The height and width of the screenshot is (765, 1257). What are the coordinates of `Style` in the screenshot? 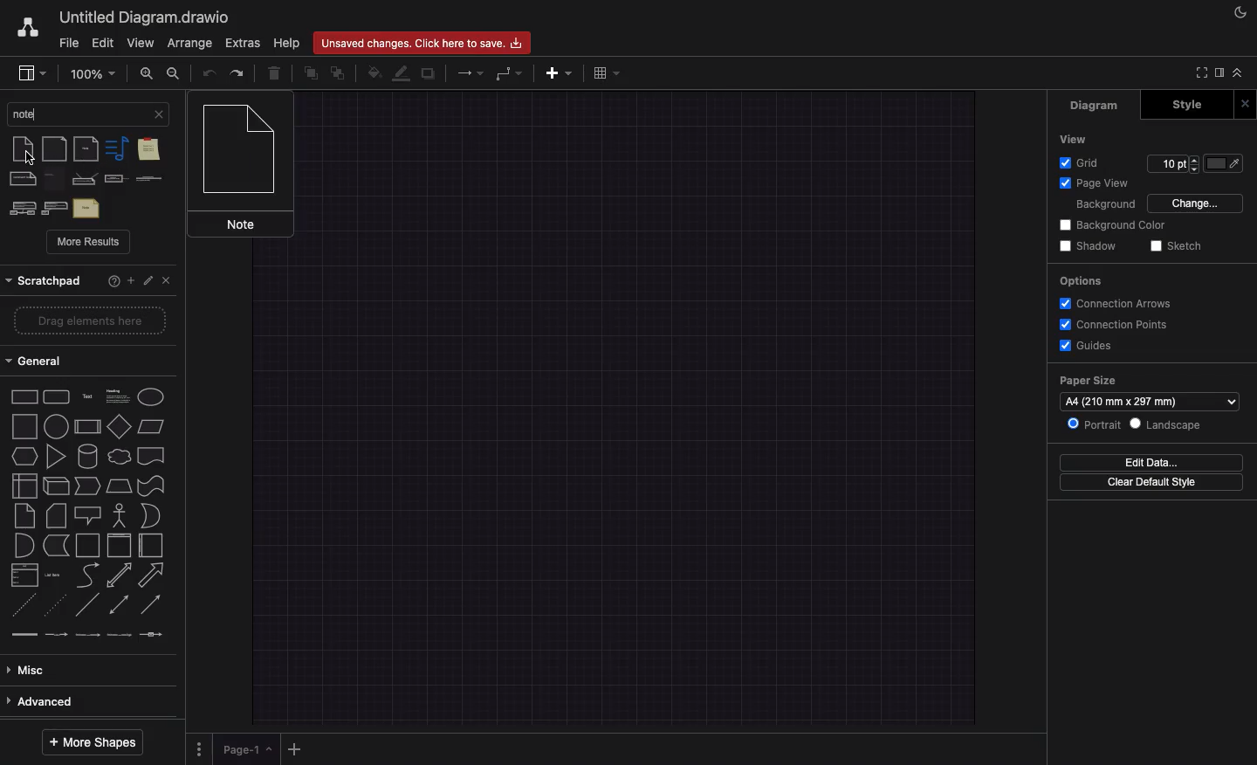 It's located at (1192, 104).